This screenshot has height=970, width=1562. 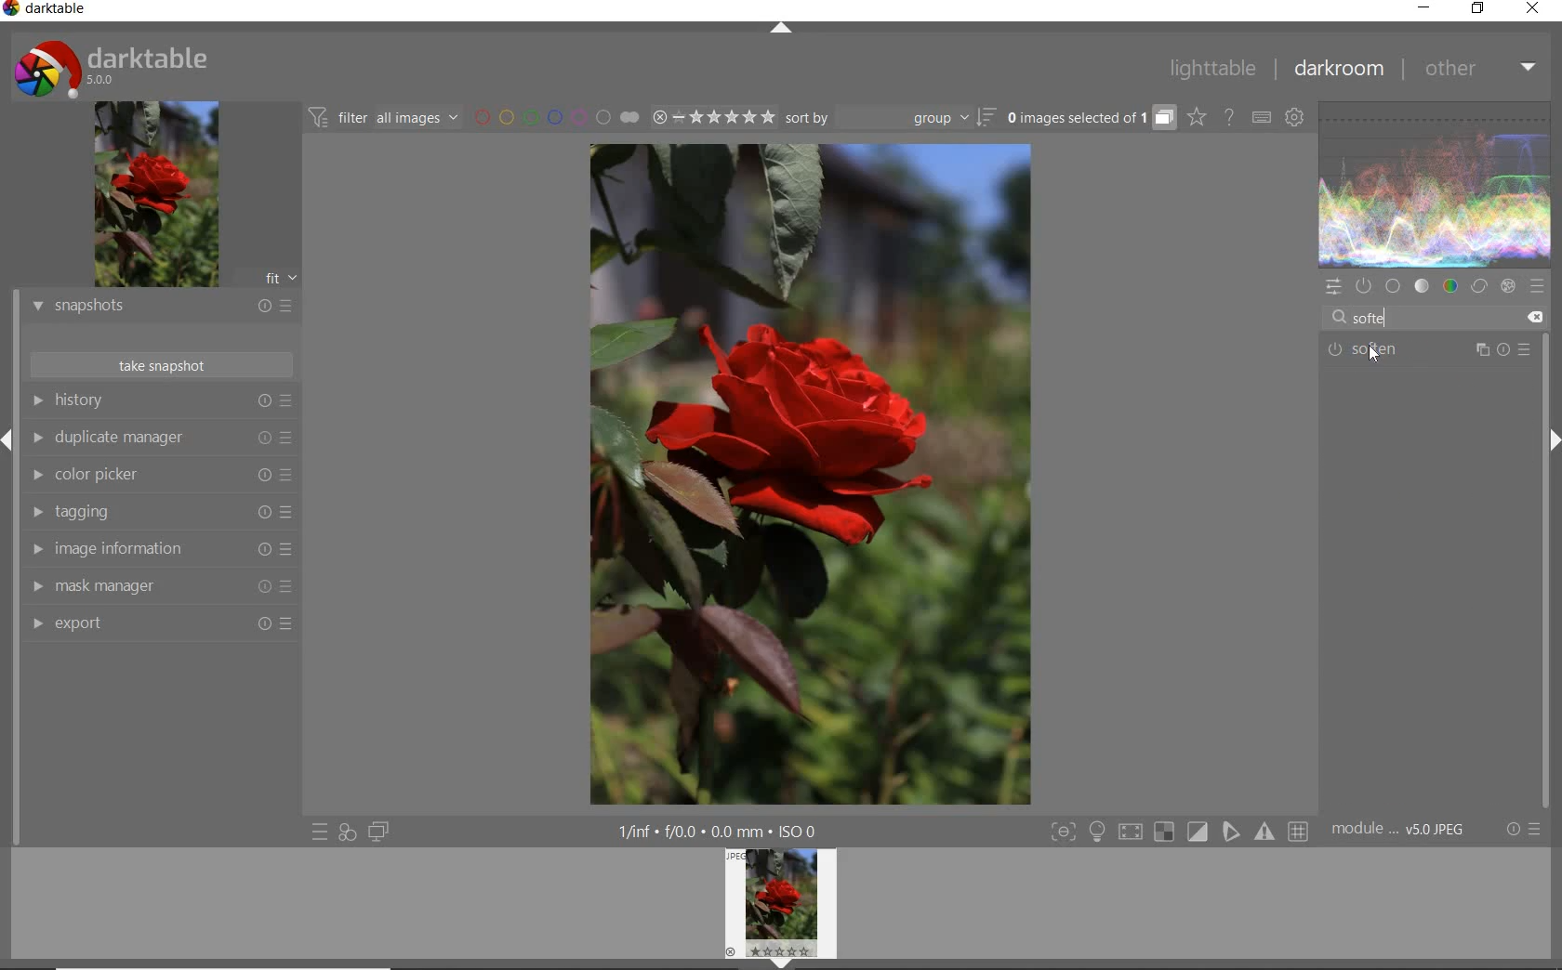 What do you see at coordinates (382, 117) in the screenshot?
I see `filter all images by module order` at bounding box center [382, 117].